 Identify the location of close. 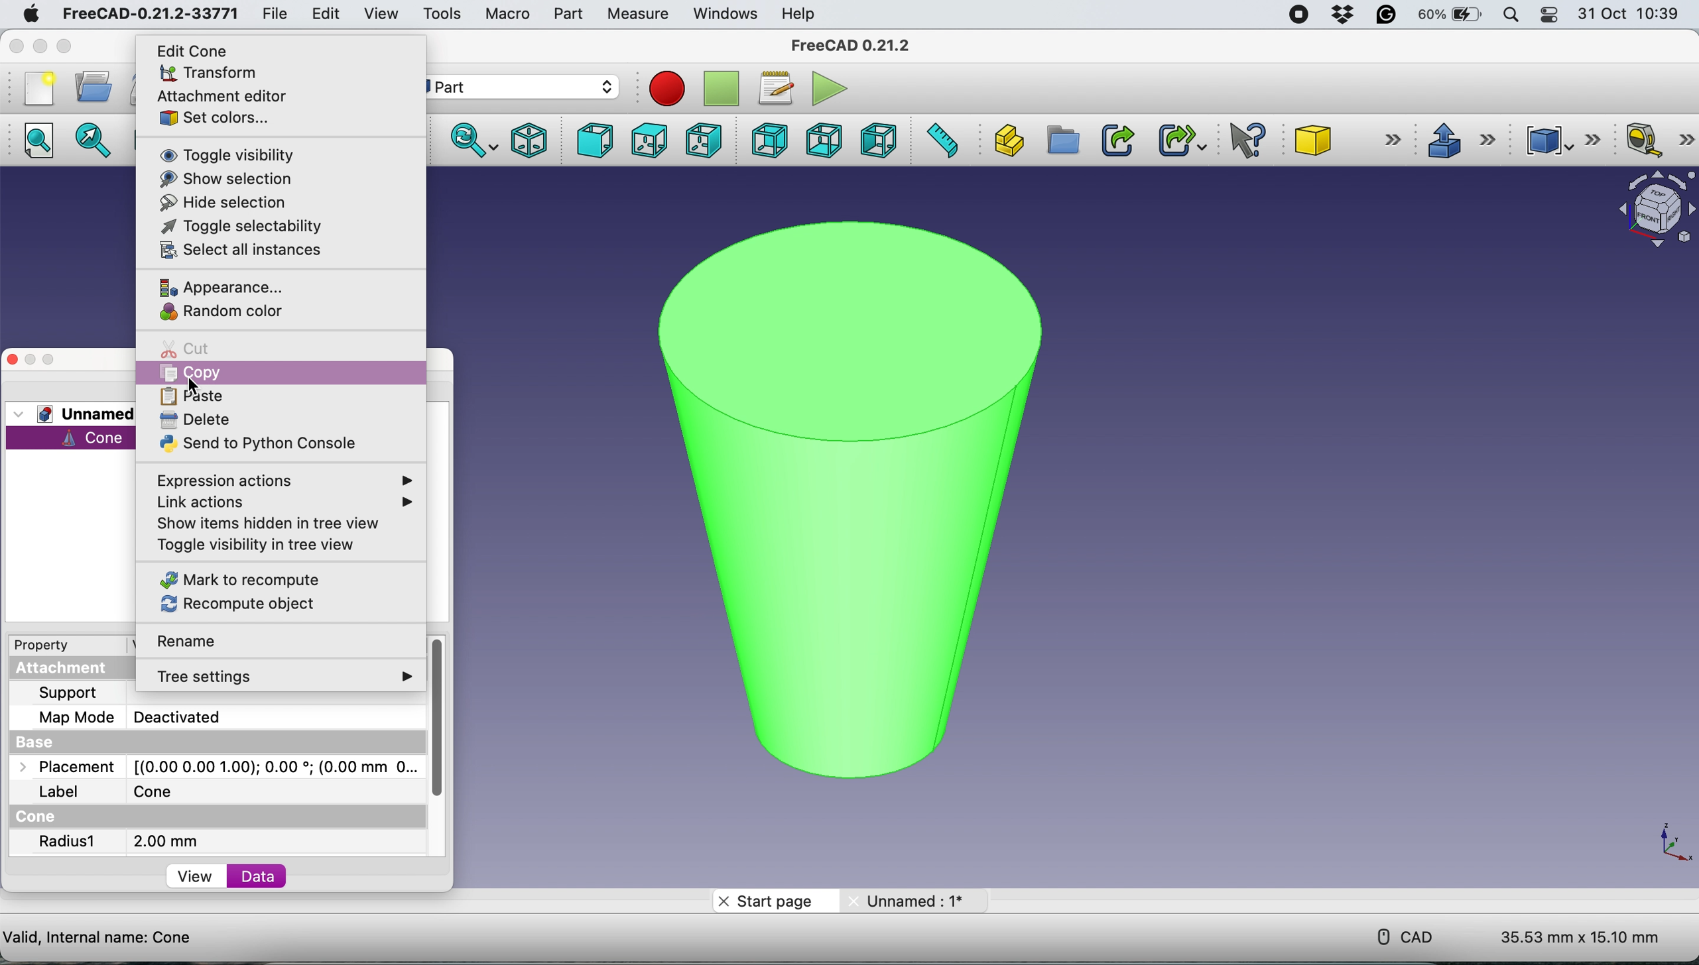
(19, 46).